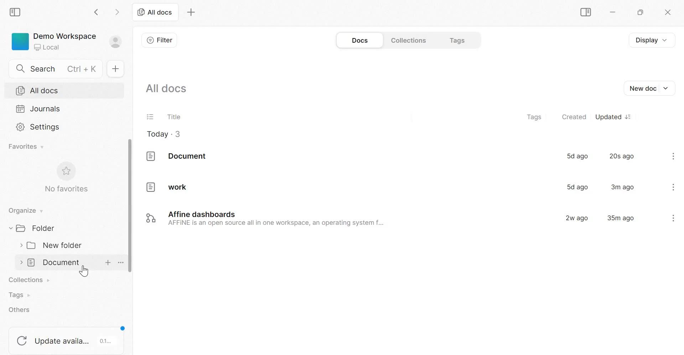  I want to click on document, so click(178, 156).